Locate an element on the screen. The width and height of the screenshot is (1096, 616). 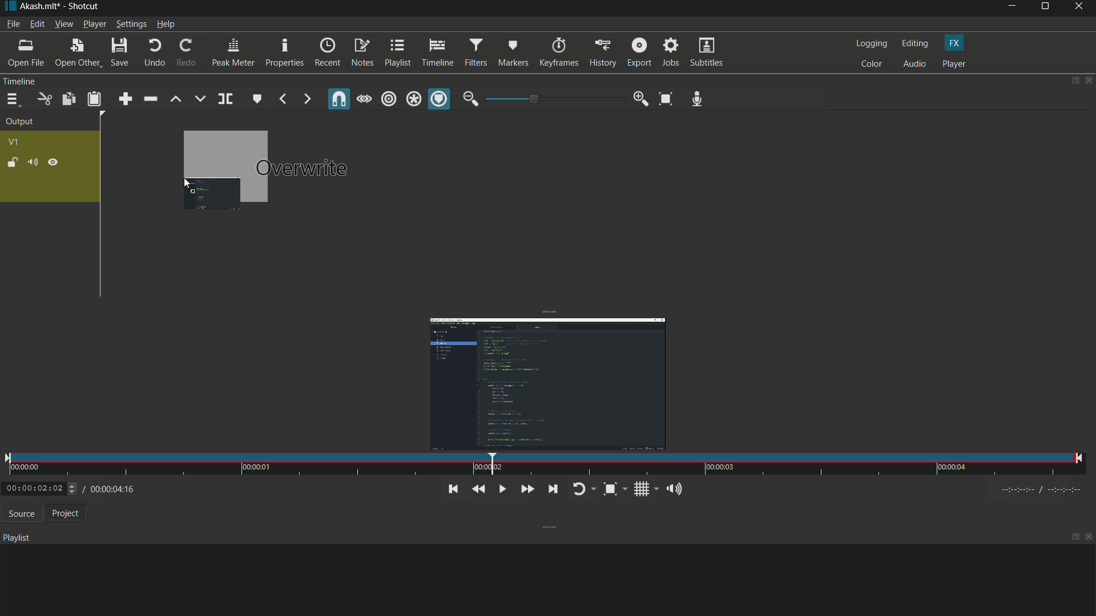
player menu is located at coordinates (95, 23).